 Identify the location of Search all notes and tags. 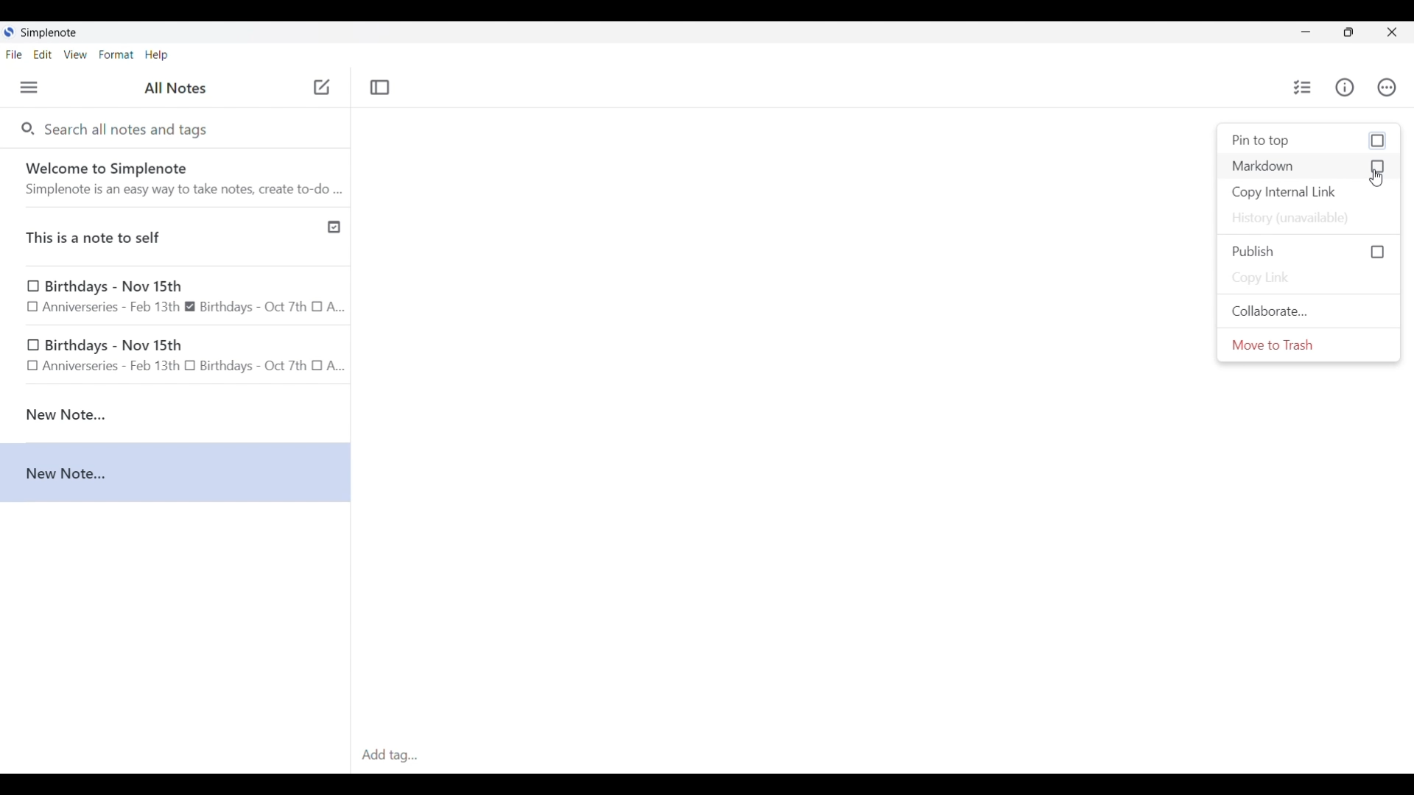
(130, 128).